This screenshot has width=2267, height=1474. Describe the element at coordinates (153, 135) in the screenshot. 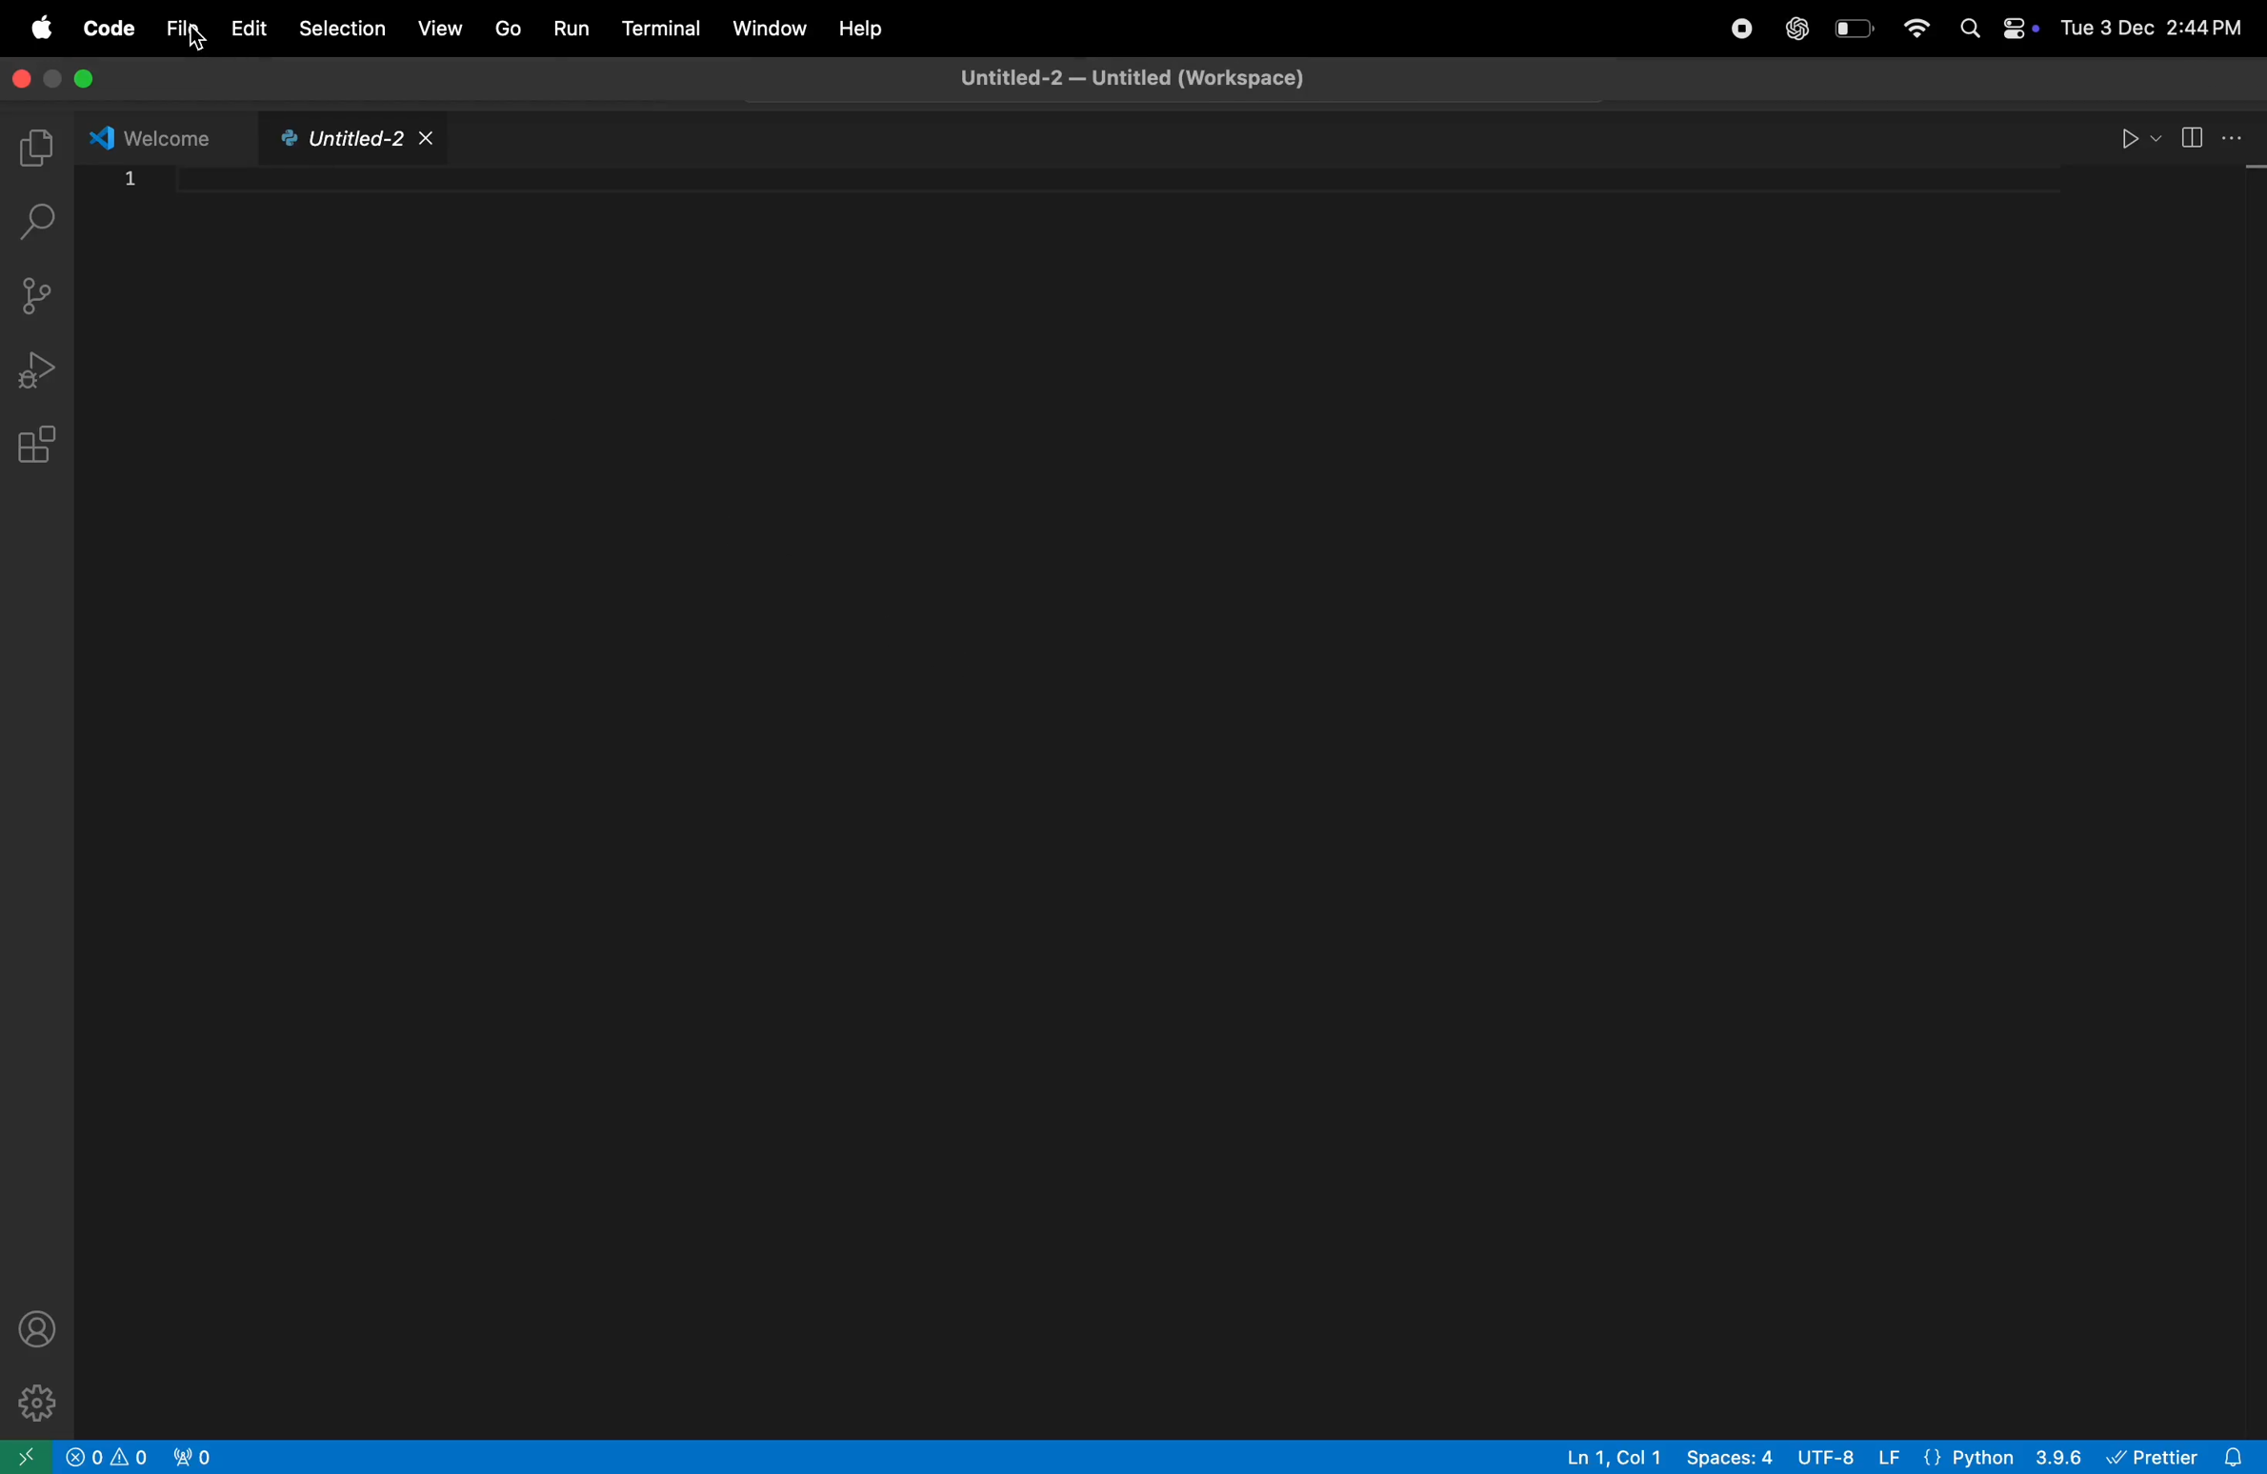

I see `welcome` at that location.